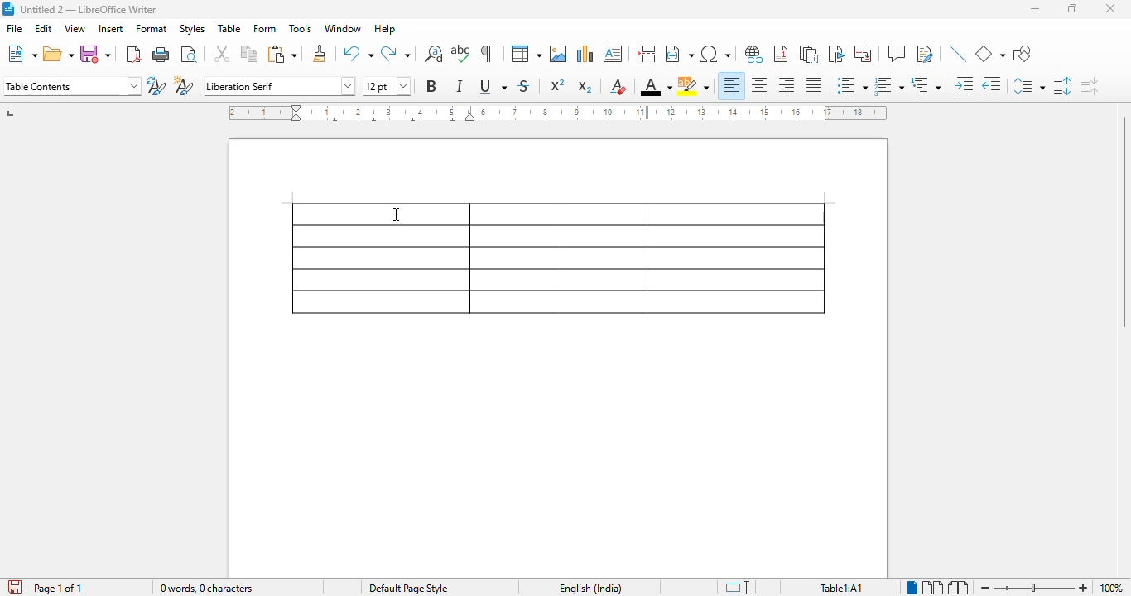 This screenshot has height=596, width=1131. Describe the element at coordinates (991, 85) in the screenshot. I see `decrease indent` at that location.